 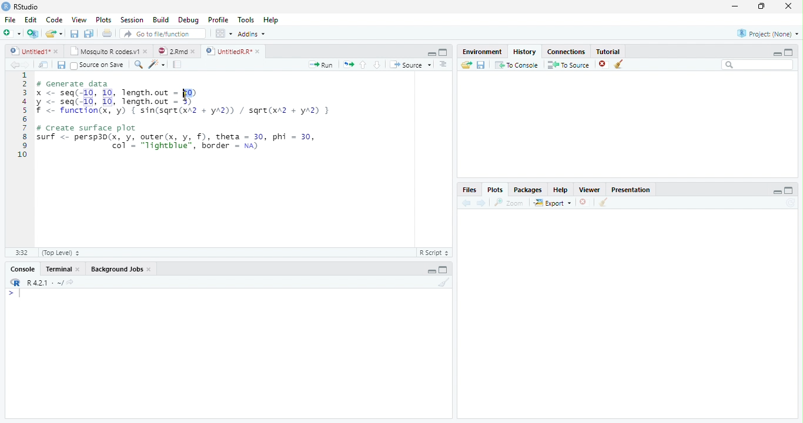 What do you see at coordinates (566, 51) in the screenshot?
I see `Connections` at bounding box center [566, 51].